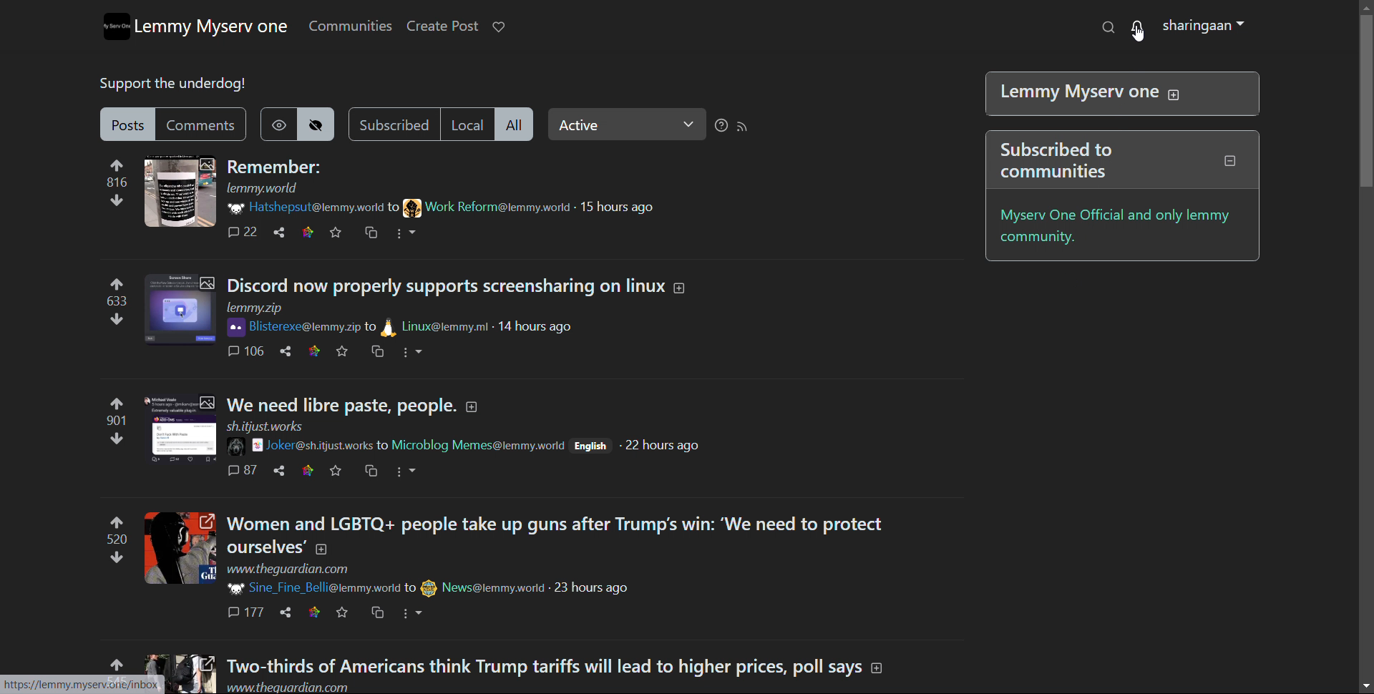 The height and width of the screenshot is (694, 1374). Describe the element at coordinates (487, 207) in the screenshot. I see `community` at that location.